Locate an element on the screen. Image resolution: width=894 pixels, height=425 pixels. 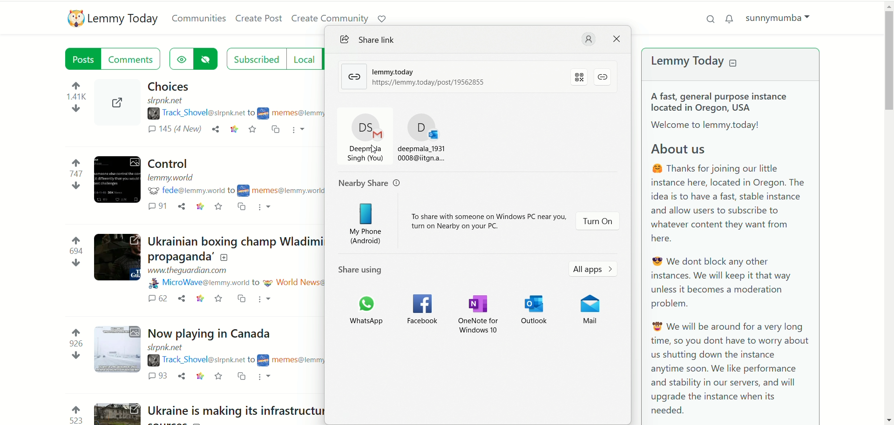
nearby share is located at coordinates (368, 183).